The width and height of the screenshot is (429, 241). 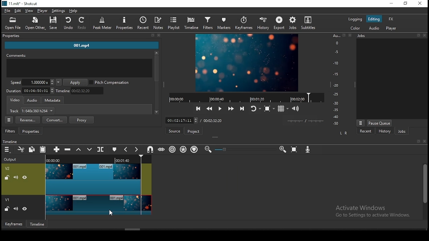 I want to click on editing, so click(x=374, y=19).